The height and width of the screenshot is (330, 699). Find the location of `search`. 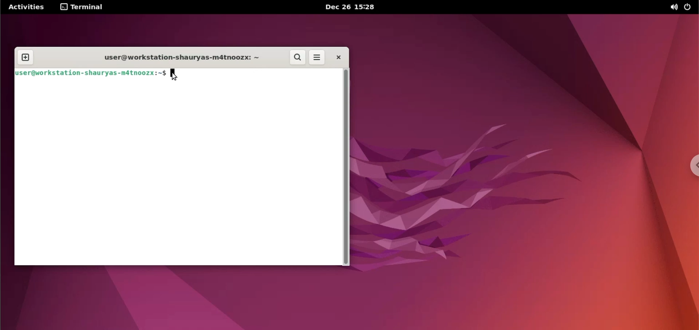

search is located at coordinates (298, 57).